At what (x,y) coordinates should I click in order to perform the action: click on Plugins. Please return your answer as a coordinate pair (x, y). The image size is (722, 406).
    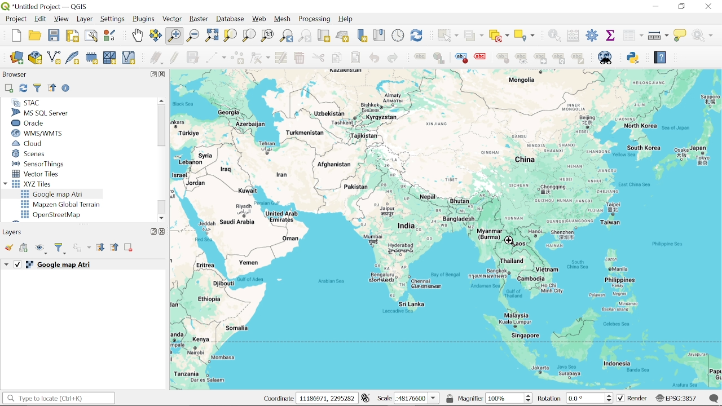
    Looking at the image, I should click on (144, 20).